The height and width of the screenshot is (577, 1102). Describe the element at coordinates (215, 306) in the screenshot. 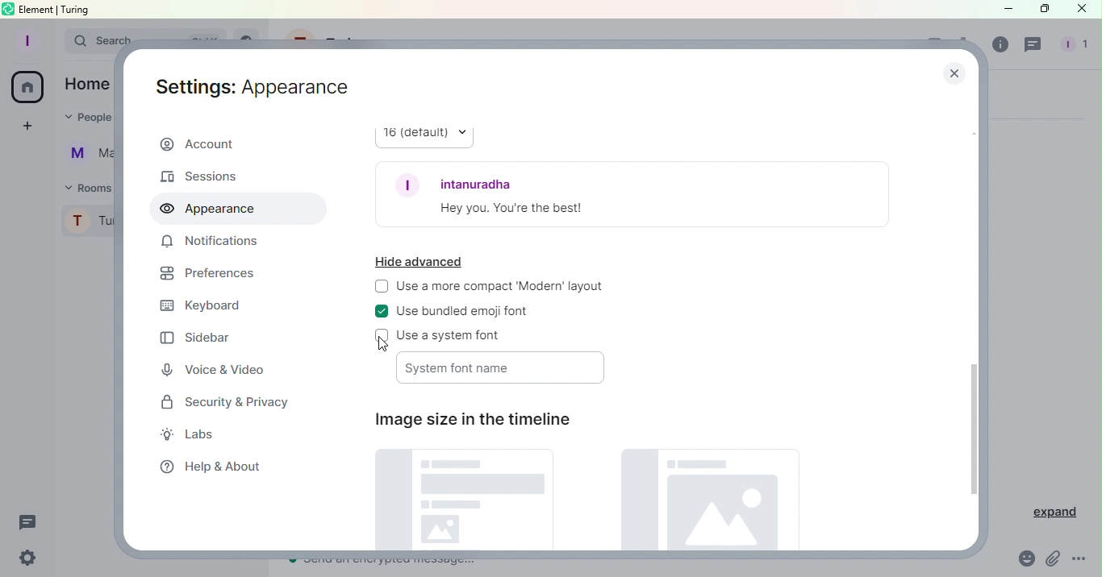

I see `Keyboard` at that location.